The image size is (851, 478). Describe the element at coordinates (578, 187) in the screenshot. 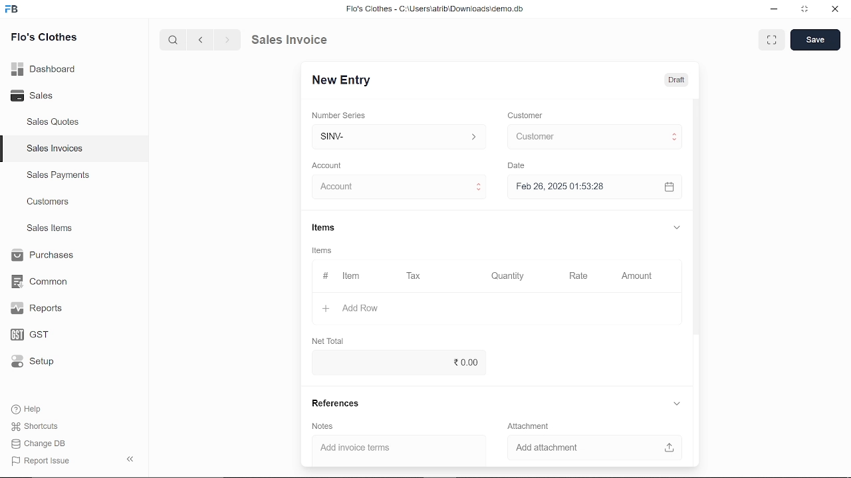

I see `Feb 26, 2025 01:53:28` at that location.